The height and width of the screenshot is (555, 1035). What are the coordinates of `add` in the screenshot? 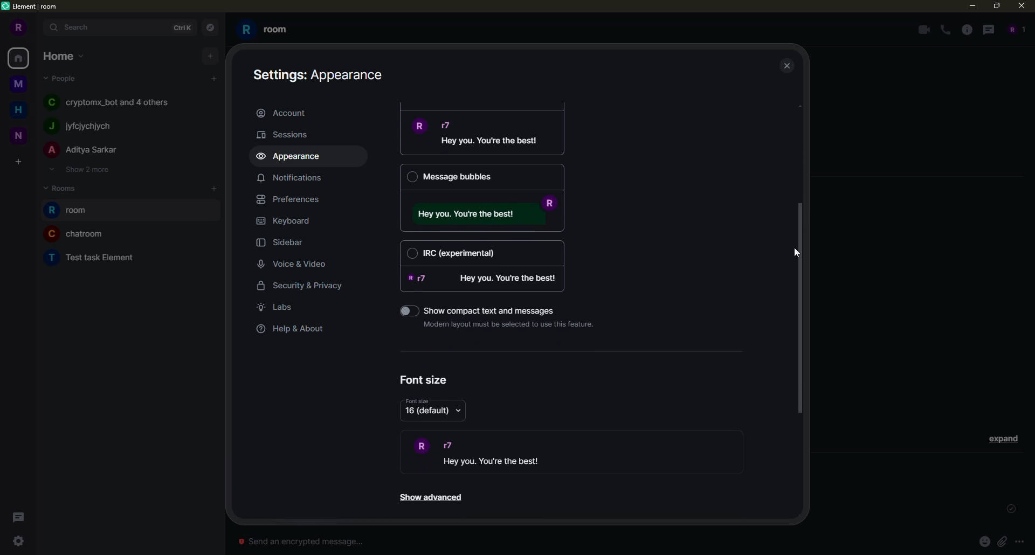 It's located at (210, 55).